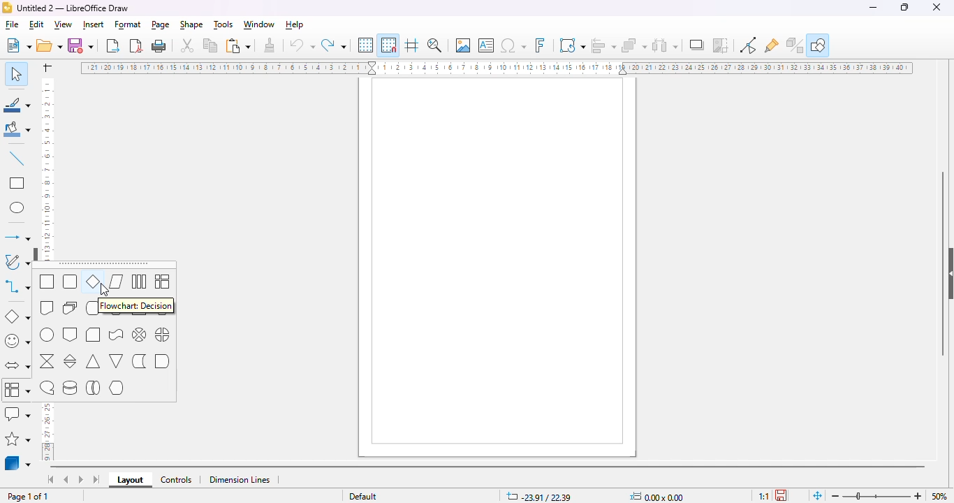 The height and width of the screenshot is (503, 954). What do you see at coordinates (96, 479) in the screenshot?
I see `scroll to last sheet` at bounding box center [96, 479].